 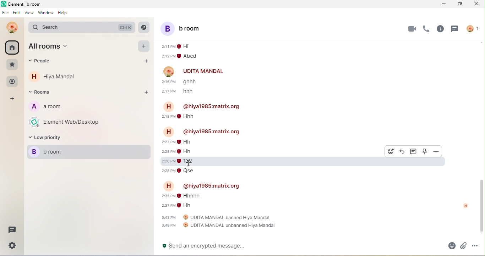 I want to click on low priority, so click(x=50, y=138).